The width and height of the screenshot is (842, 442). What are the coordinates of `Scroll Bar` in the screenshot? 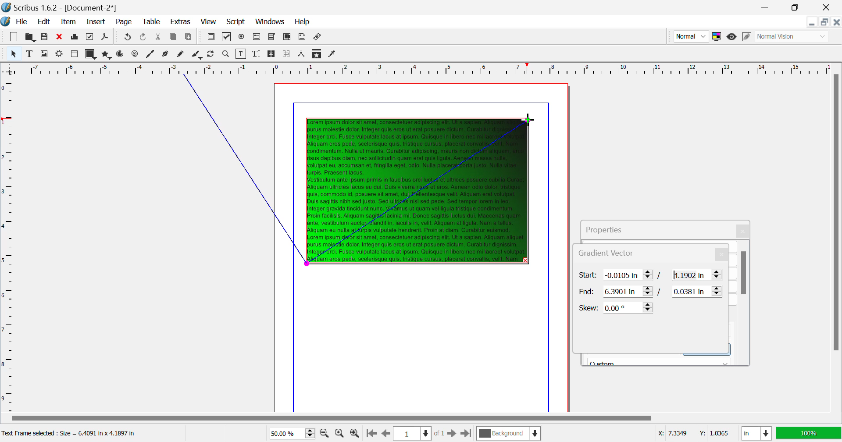 It's located at (744, 303).